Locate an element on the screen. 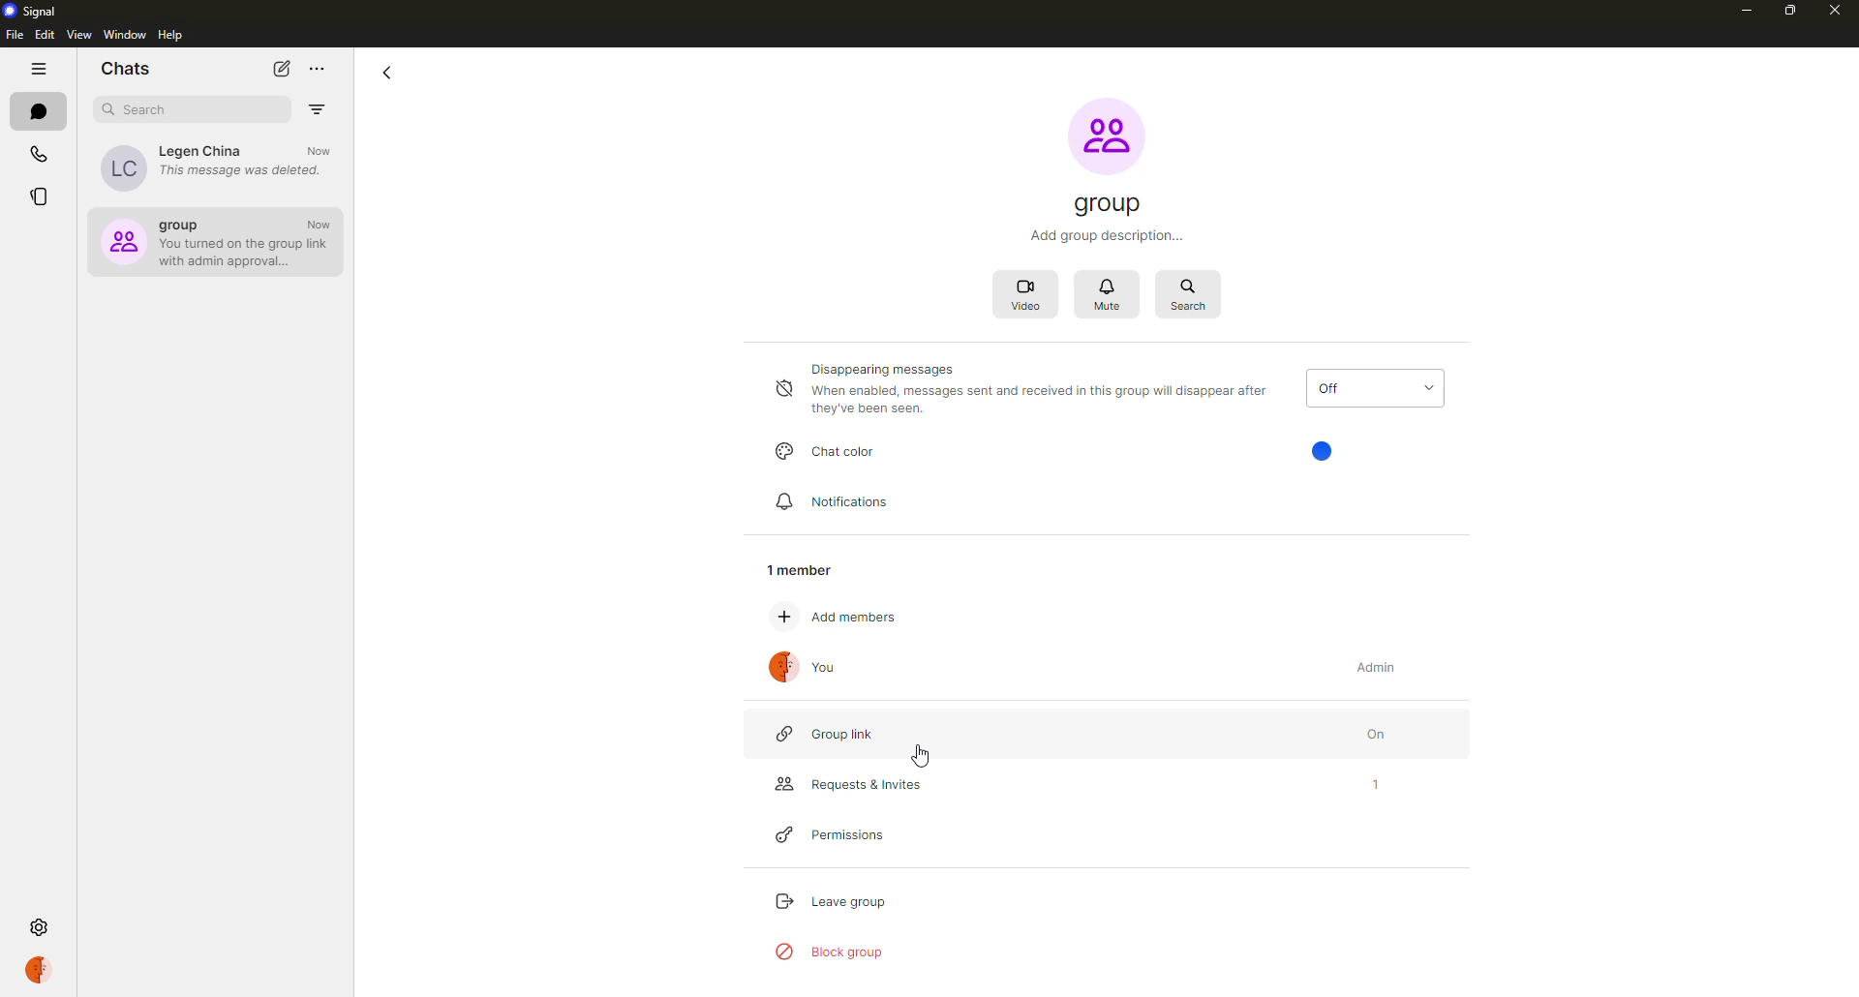 The image size is (1859, 997). video is located at coordinates (1028, 297).